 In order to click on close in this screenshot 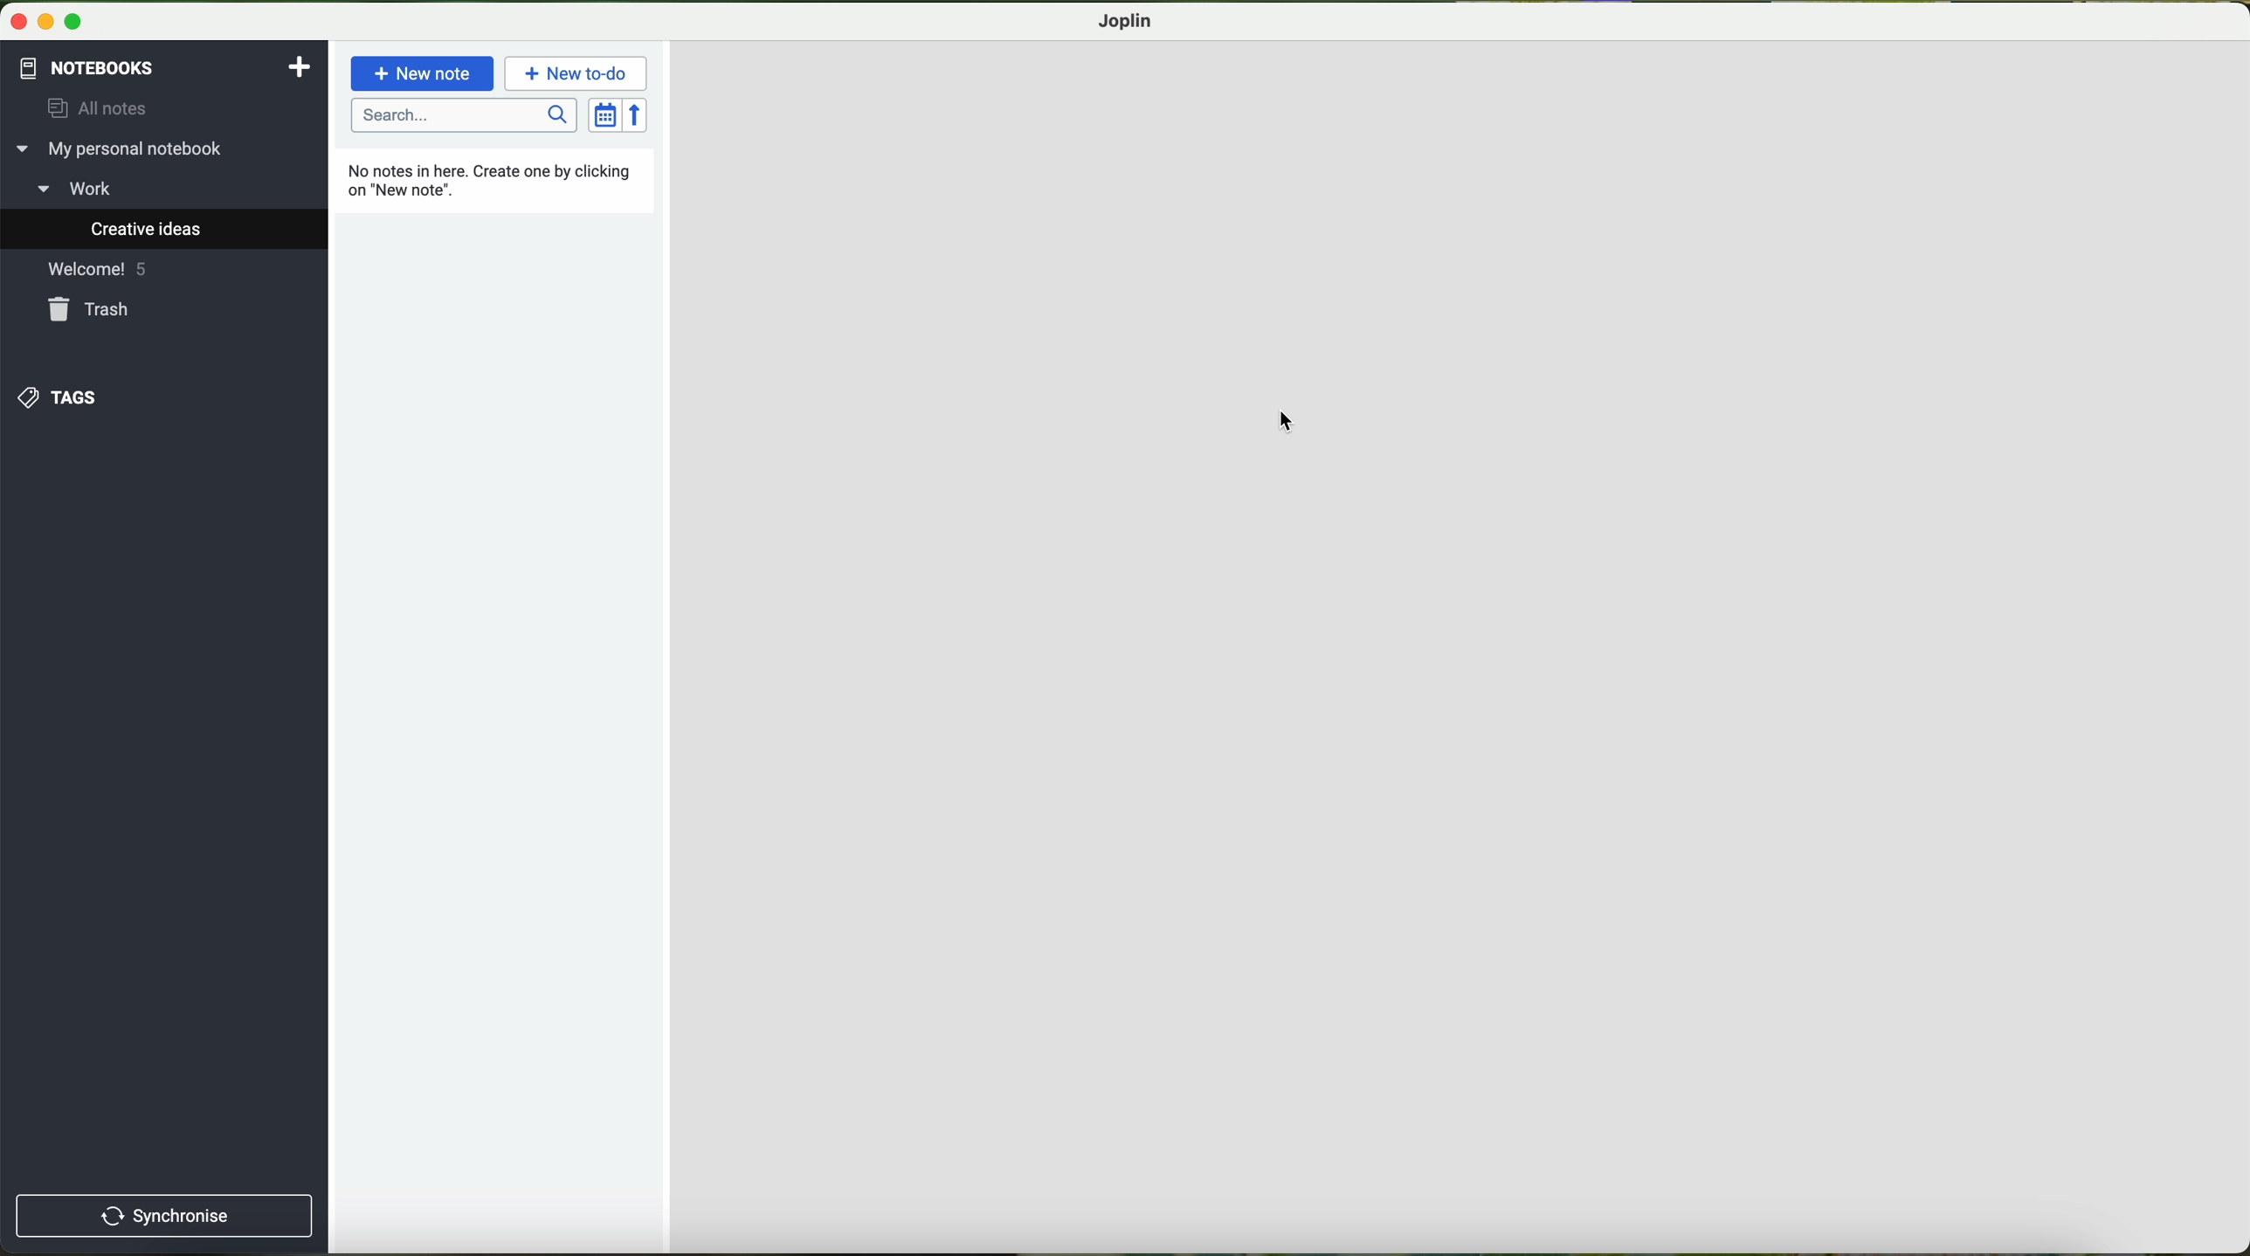, I will do `click(20, 22)`.